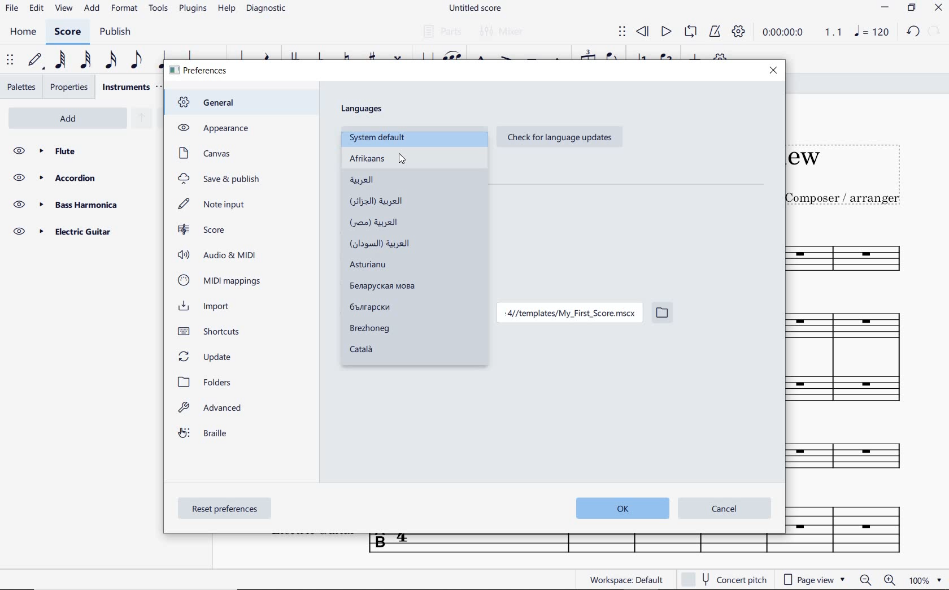 This screenshot has width=949, height=590. I want to click on rewind, so click(642, 31).